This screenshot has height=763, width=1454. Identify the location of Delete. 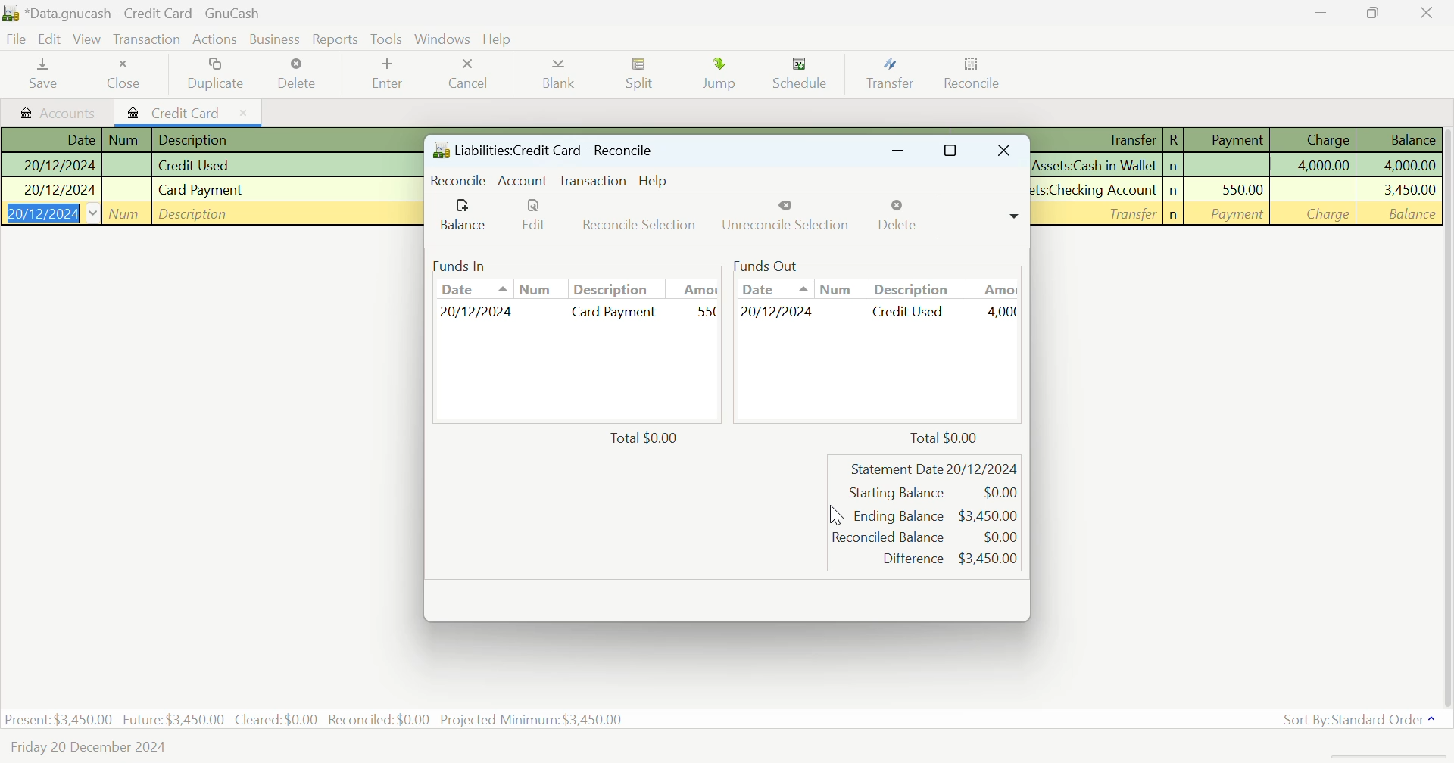
(897, 219).